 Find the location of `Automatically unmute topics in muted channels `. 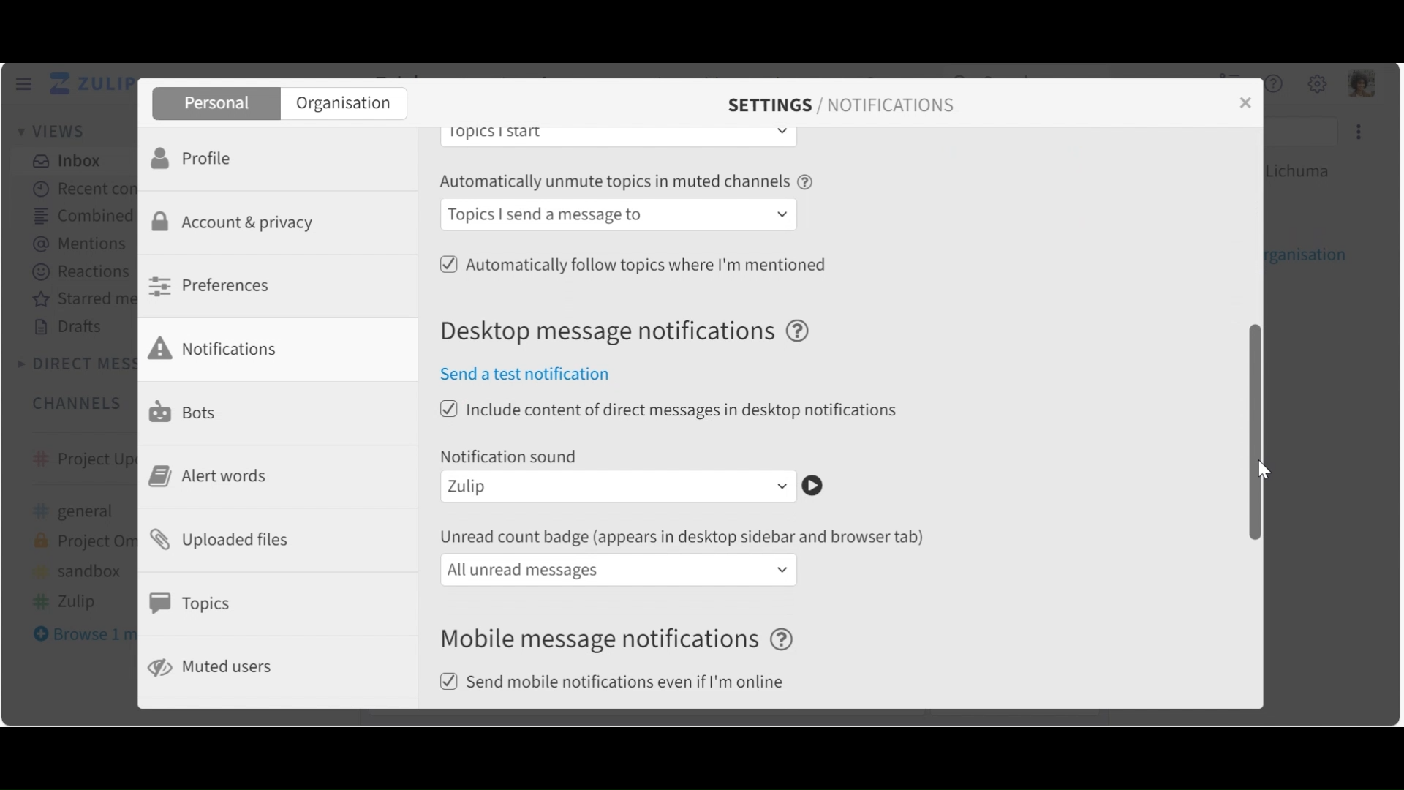

Automatically unmute topics in muted channels  is located at coordinates (628, 184).